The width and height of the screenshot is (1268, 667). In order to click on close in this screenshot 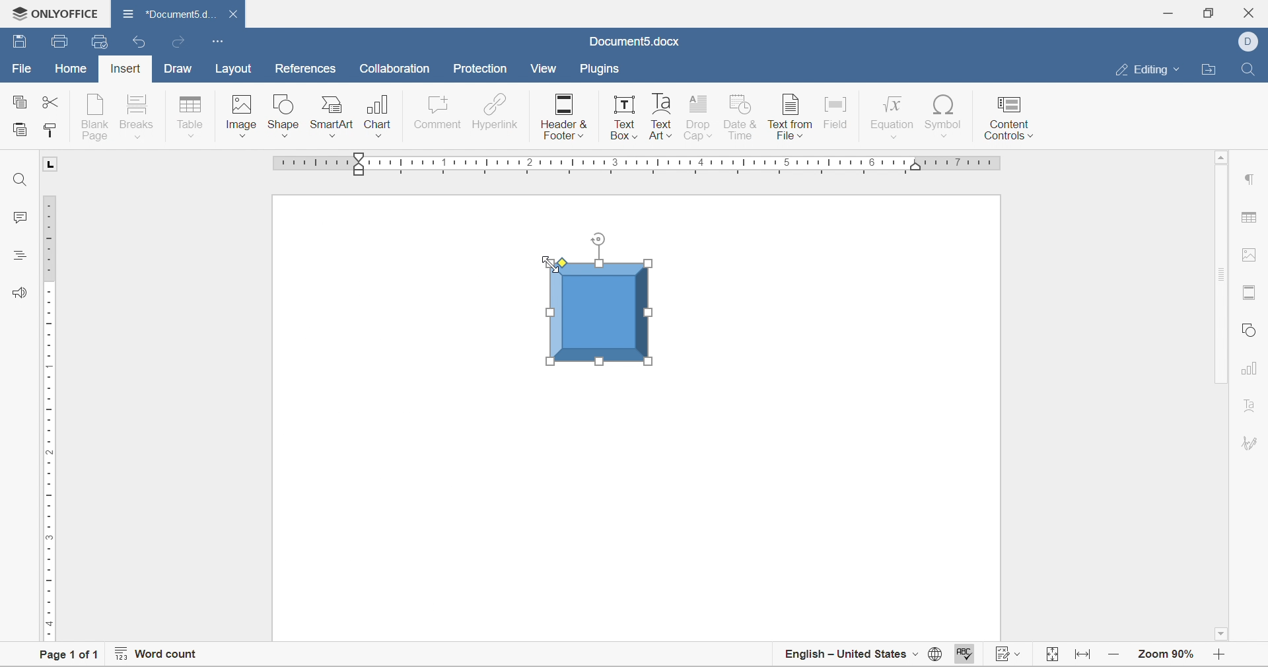, I will do `click(234, 15)`.